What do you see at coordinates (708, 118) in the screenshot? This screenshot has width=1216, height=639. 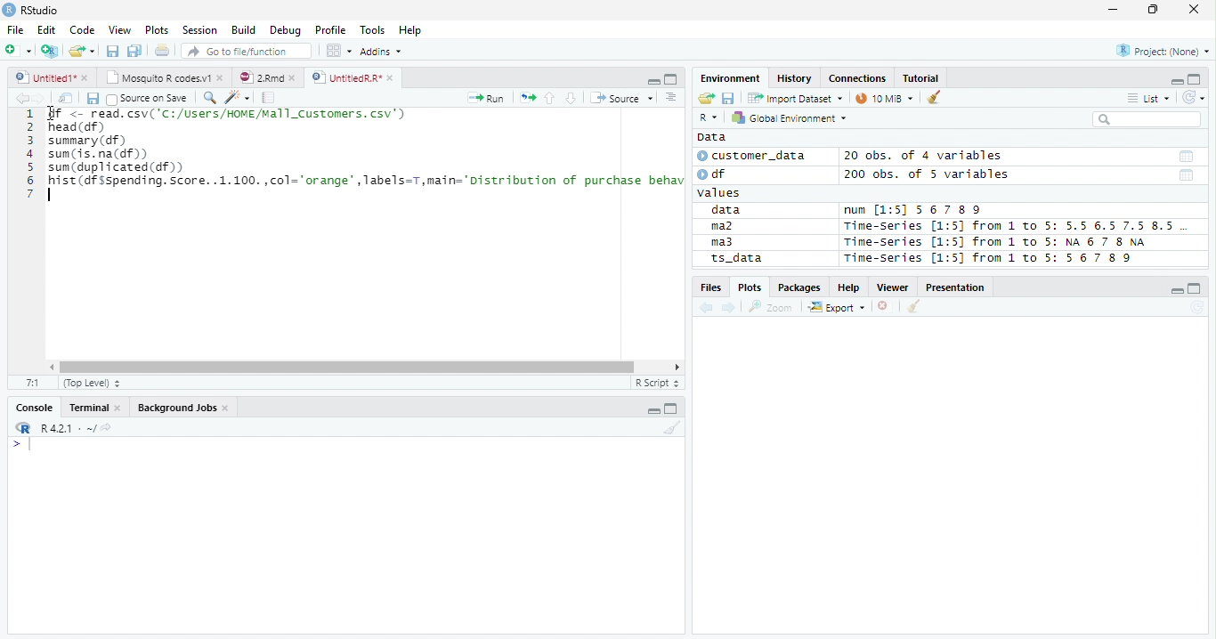 I see `R` at bounding box center [708, 118].